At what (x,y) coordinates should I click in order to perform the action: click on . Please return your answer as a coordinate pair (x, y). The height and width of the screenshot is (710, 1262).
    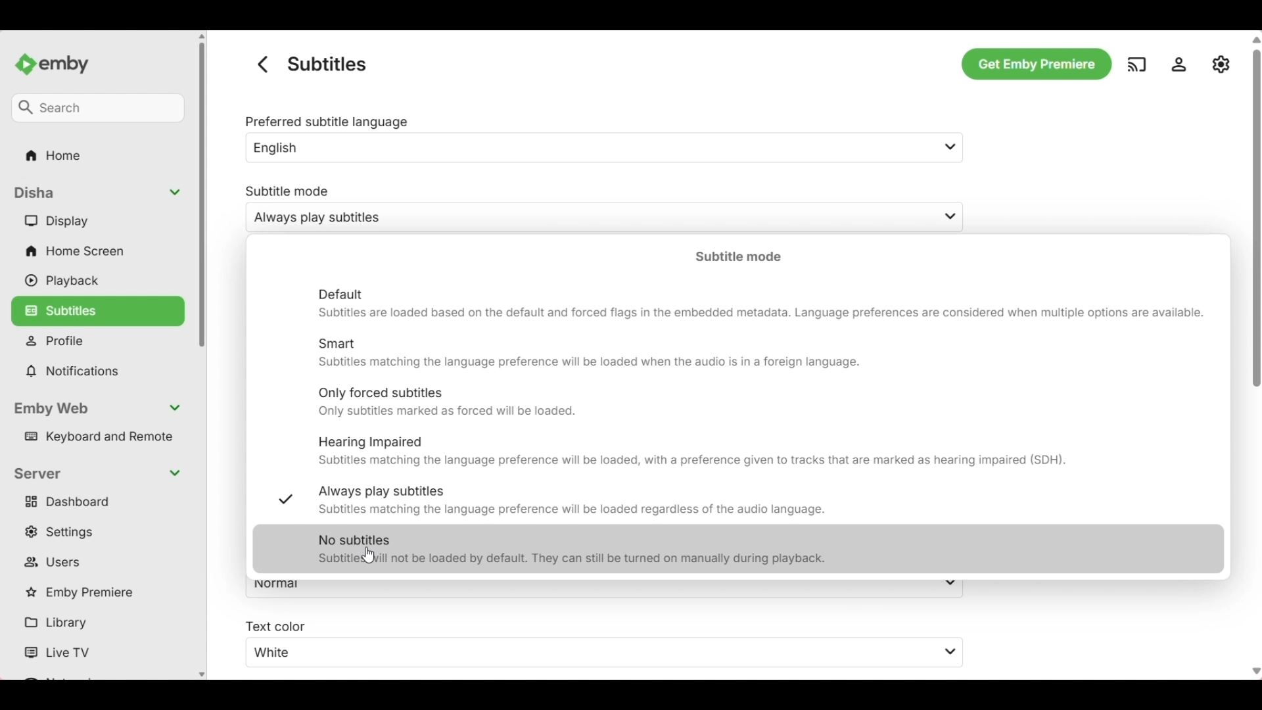
    Looking at the image, I should click on (273, 625).